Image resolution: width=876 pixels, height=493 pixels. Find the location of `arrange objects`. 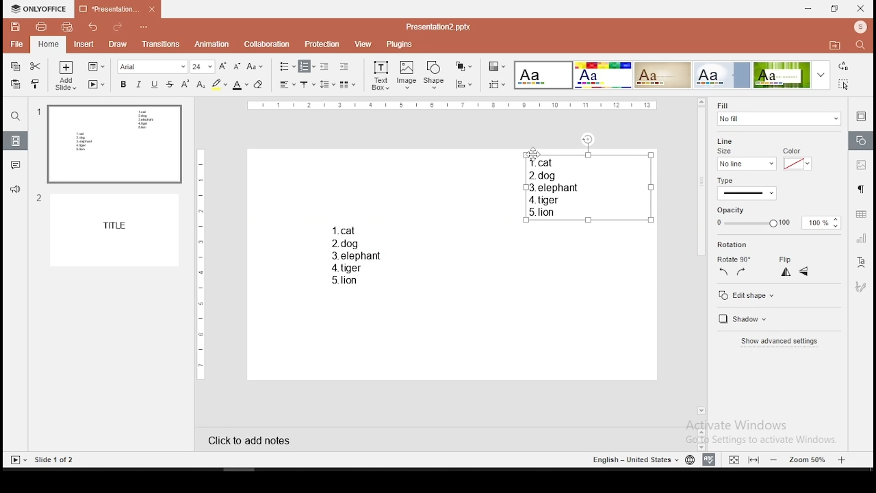

arrange objects is located at coordinates (463, 67).